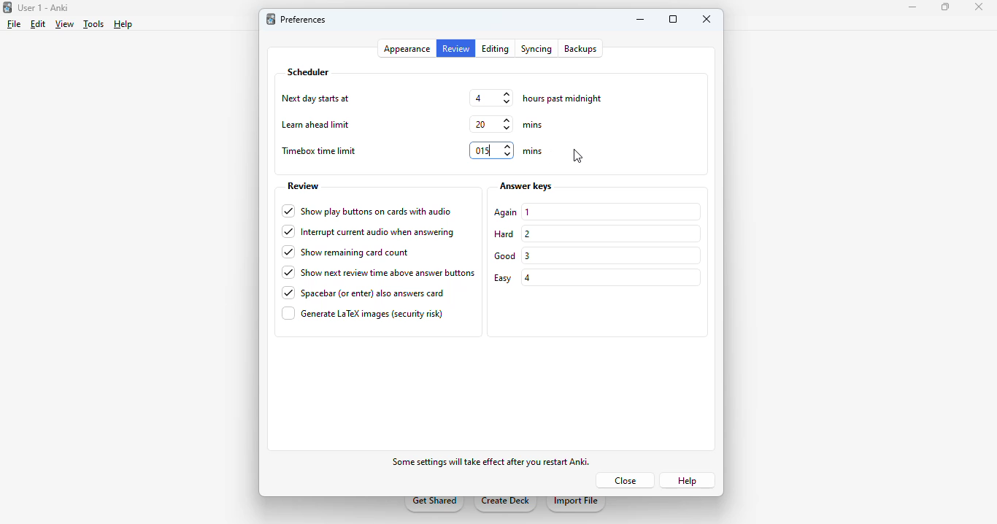  What do you see at coordinates (304, 19) in the screenshot?
I see `preferences` at bounding box center [304, 19].